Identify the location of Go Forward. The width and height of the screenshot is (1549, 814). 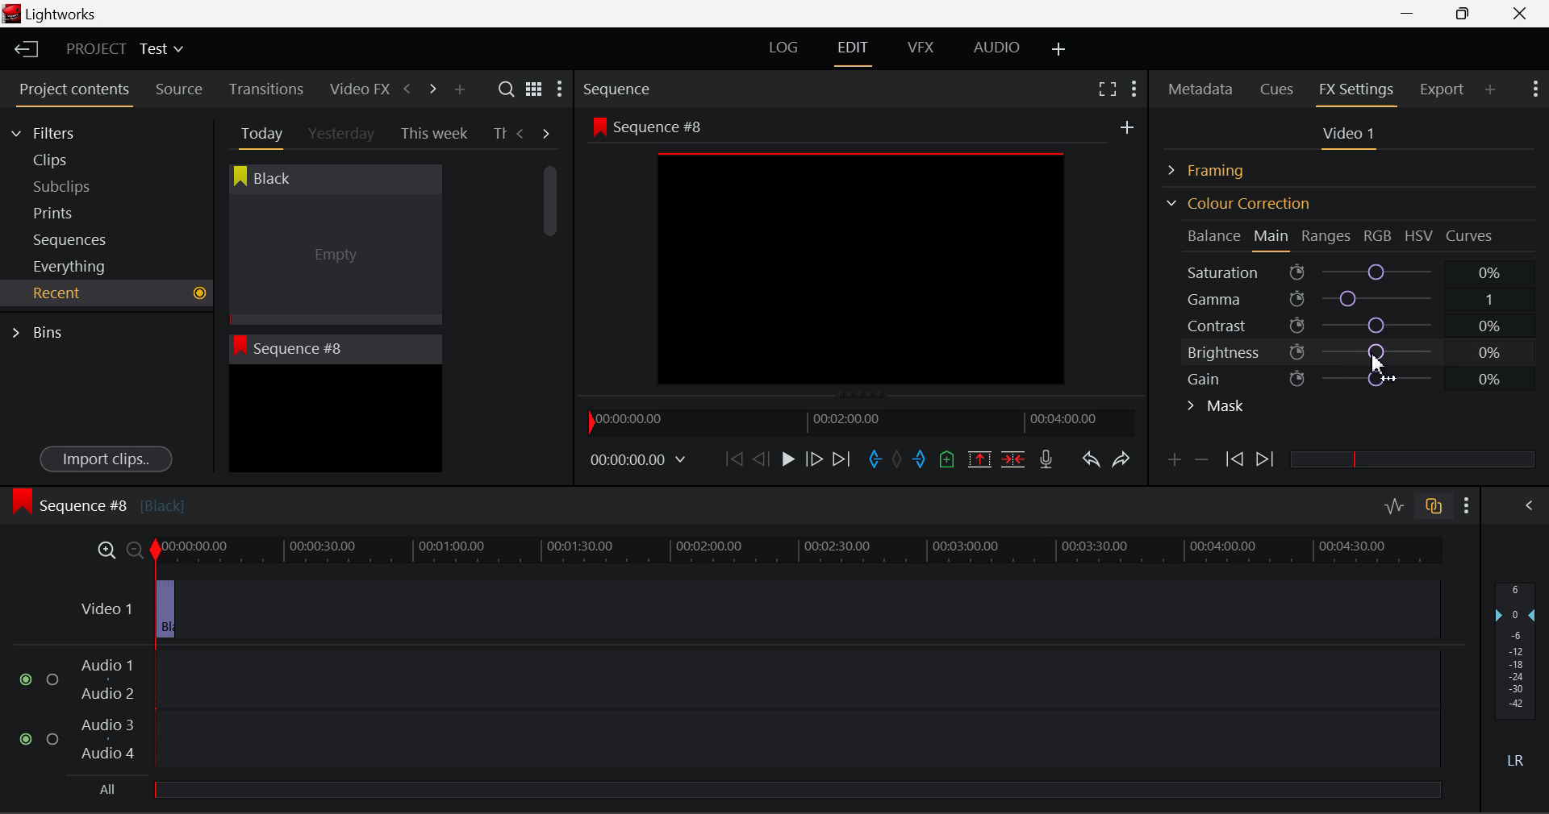
(814, 459).